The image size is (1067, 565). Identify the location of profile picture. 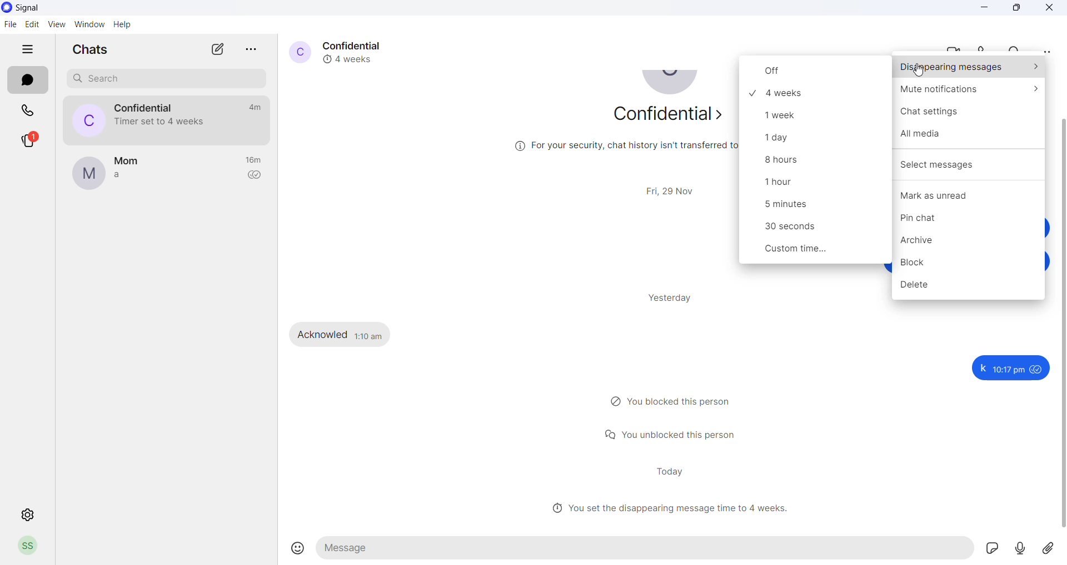
(672, 85).